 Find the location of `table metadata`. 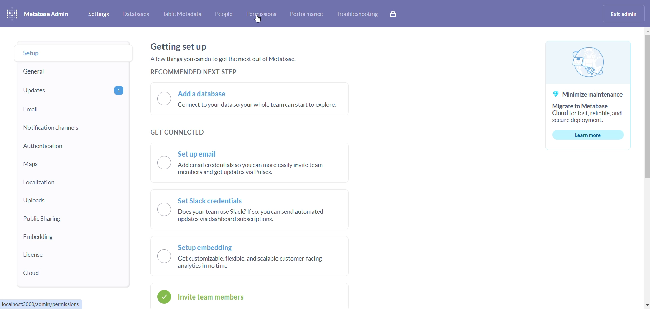

table metadata is located at coordinates (185, 15).